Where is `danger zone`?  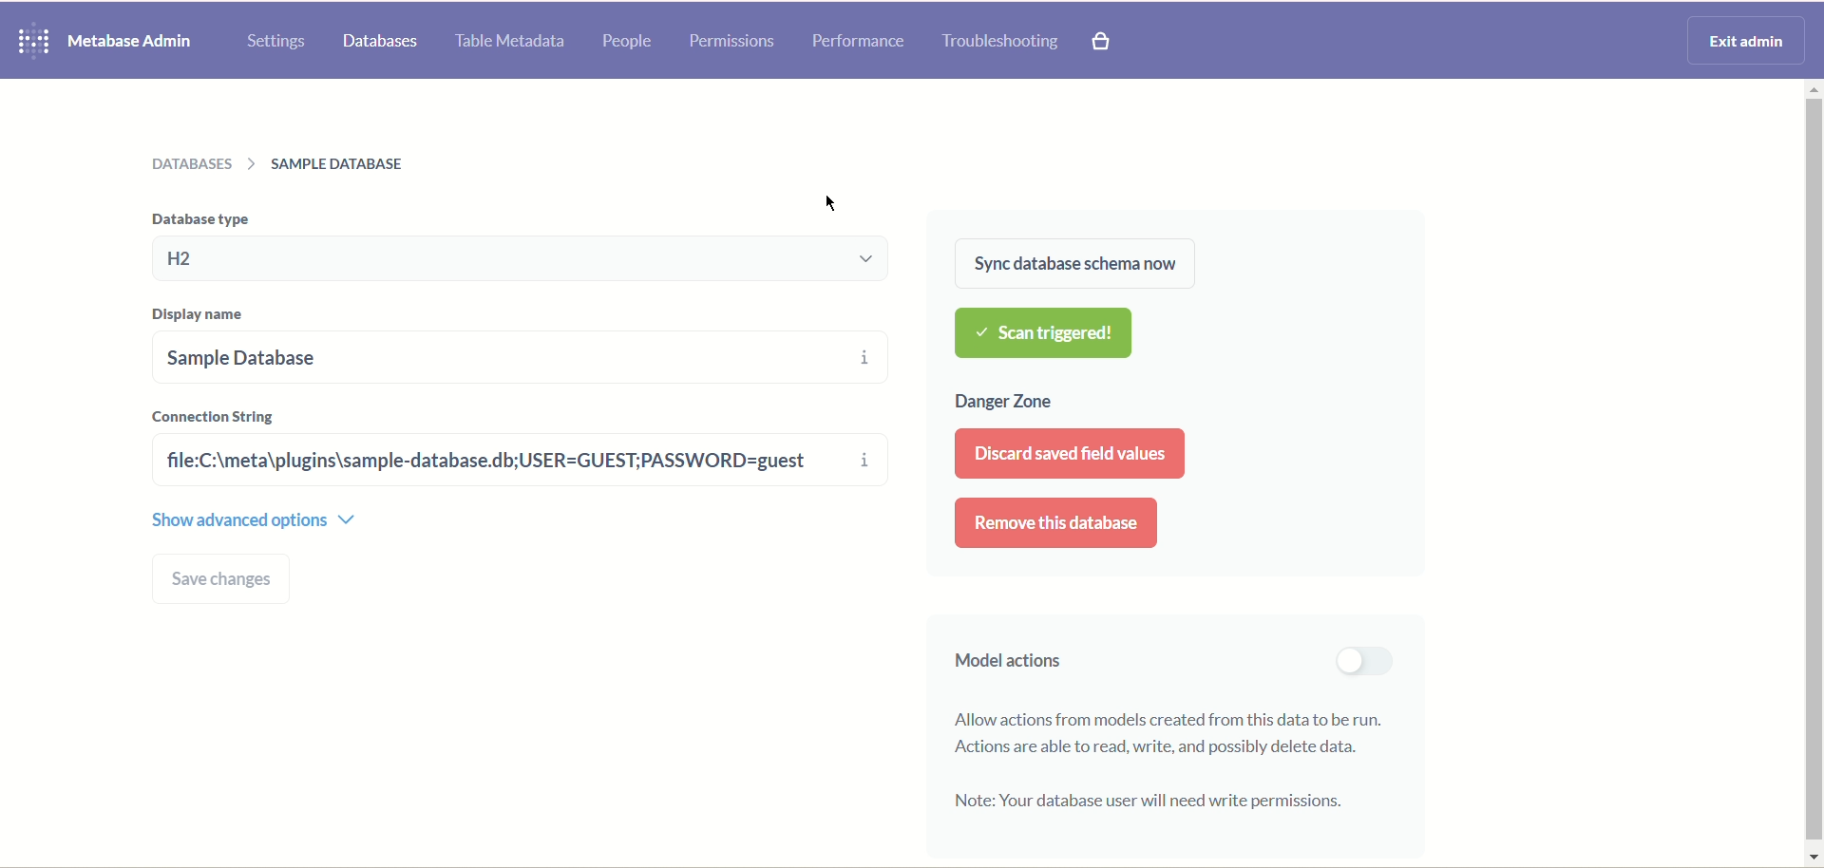
danger zone is located at coordinates (1005, 404).